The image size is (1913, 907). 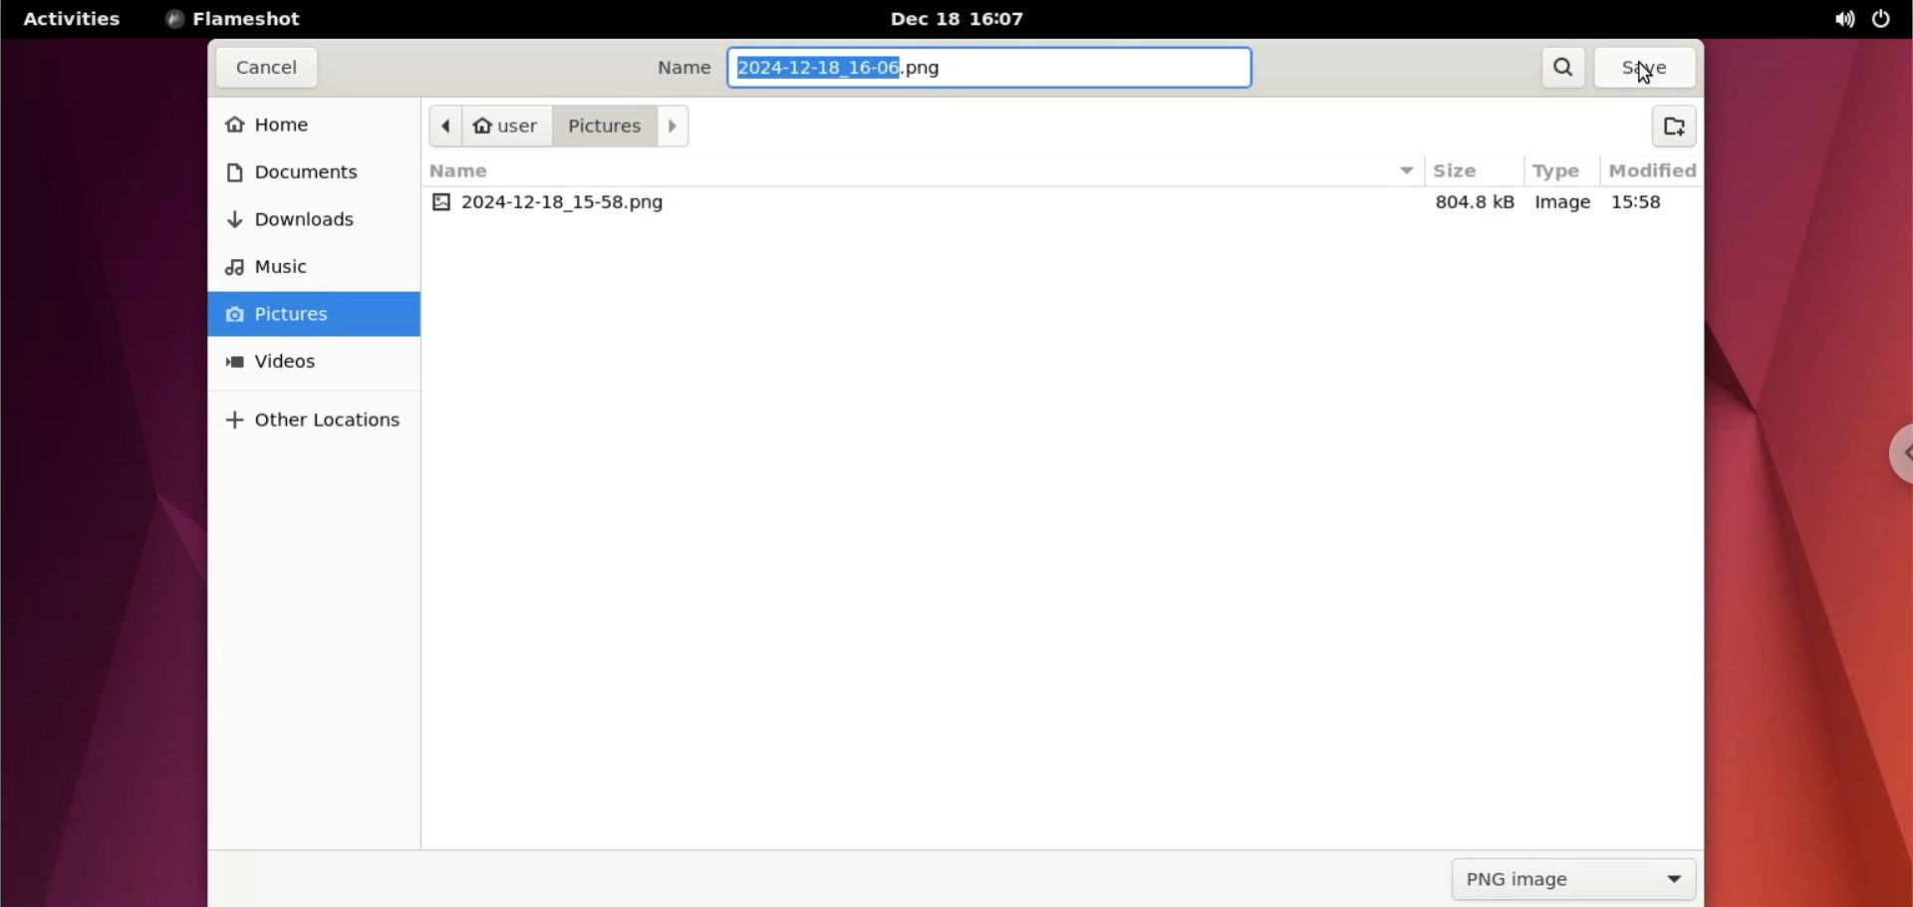 What do you see at coordinates (1652, 168) in the screenshot?
I see `modified date label` at bounding box center [1652, 168].